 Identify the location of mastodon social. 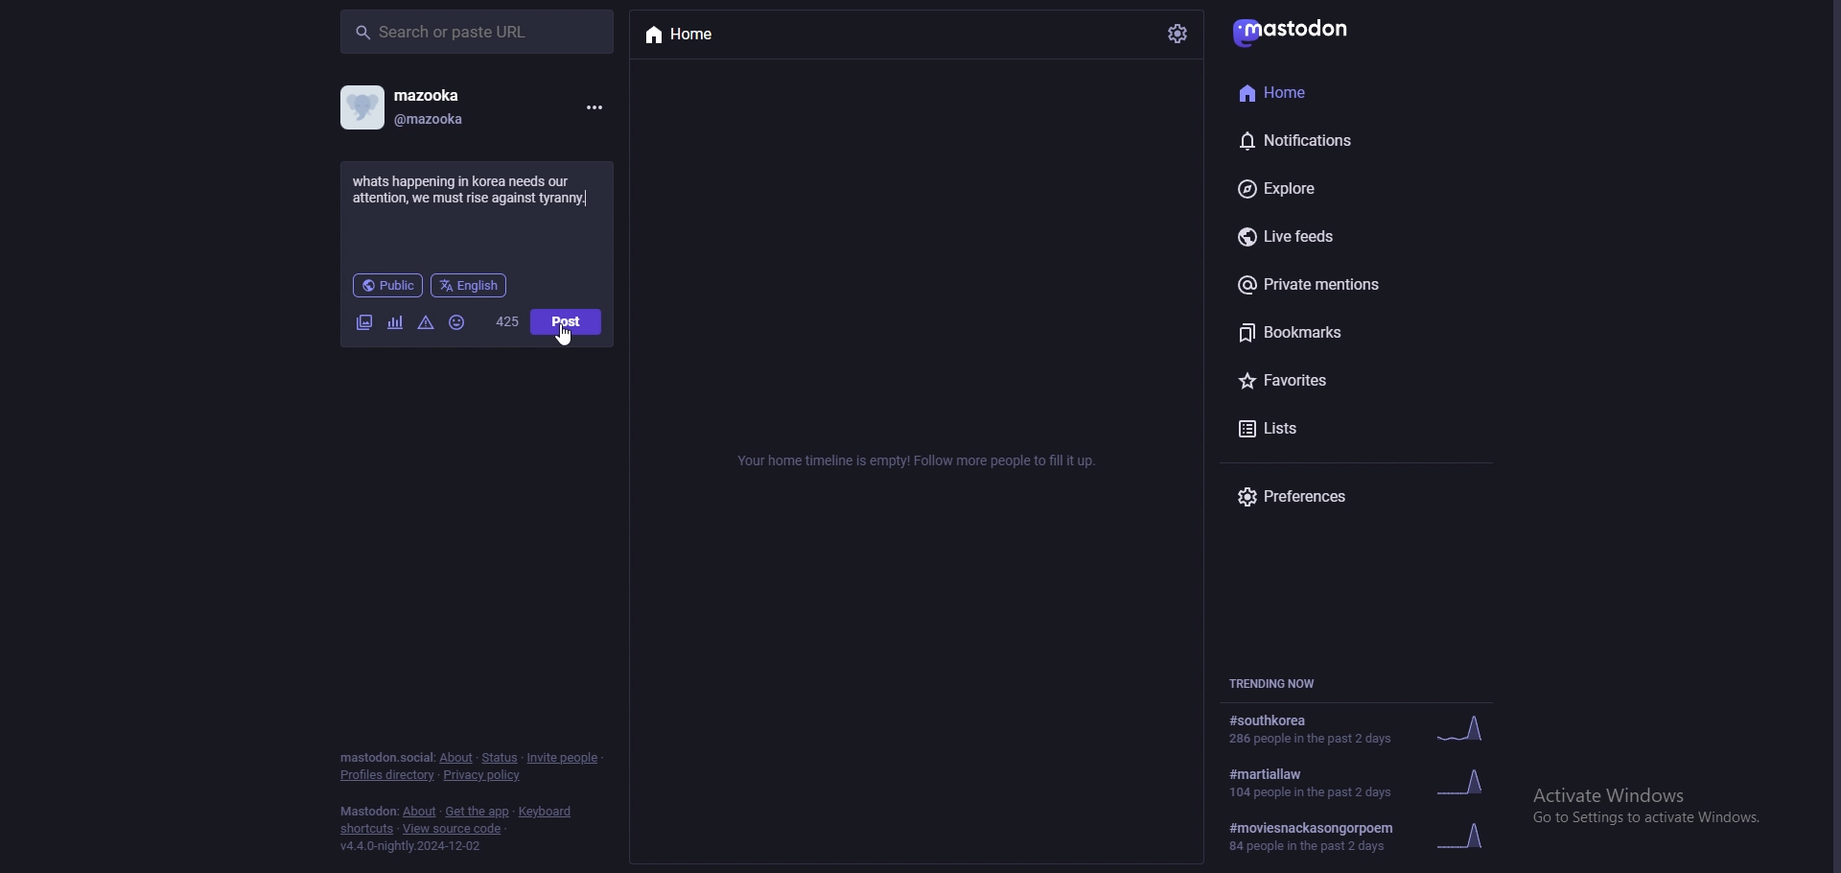
(383, 757).